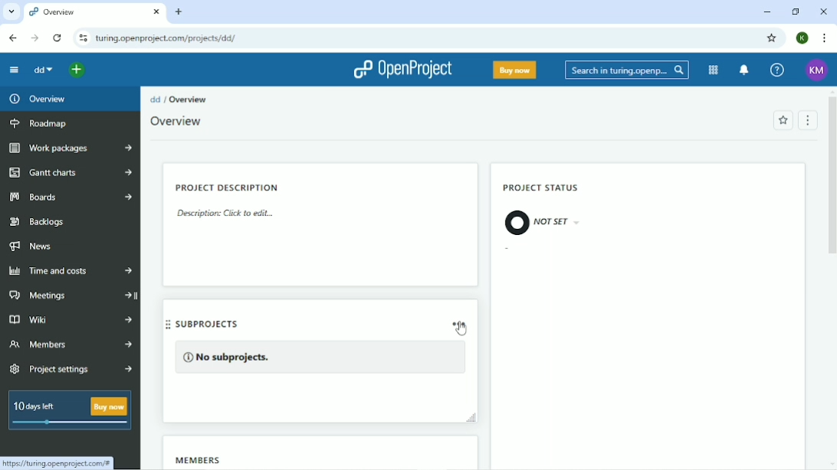 The width and height of the screenshot is (837, 470). What do you see at coordinates (515, 70) in the screenshot?
I see `Buy now` at bounding box center [515, 70].